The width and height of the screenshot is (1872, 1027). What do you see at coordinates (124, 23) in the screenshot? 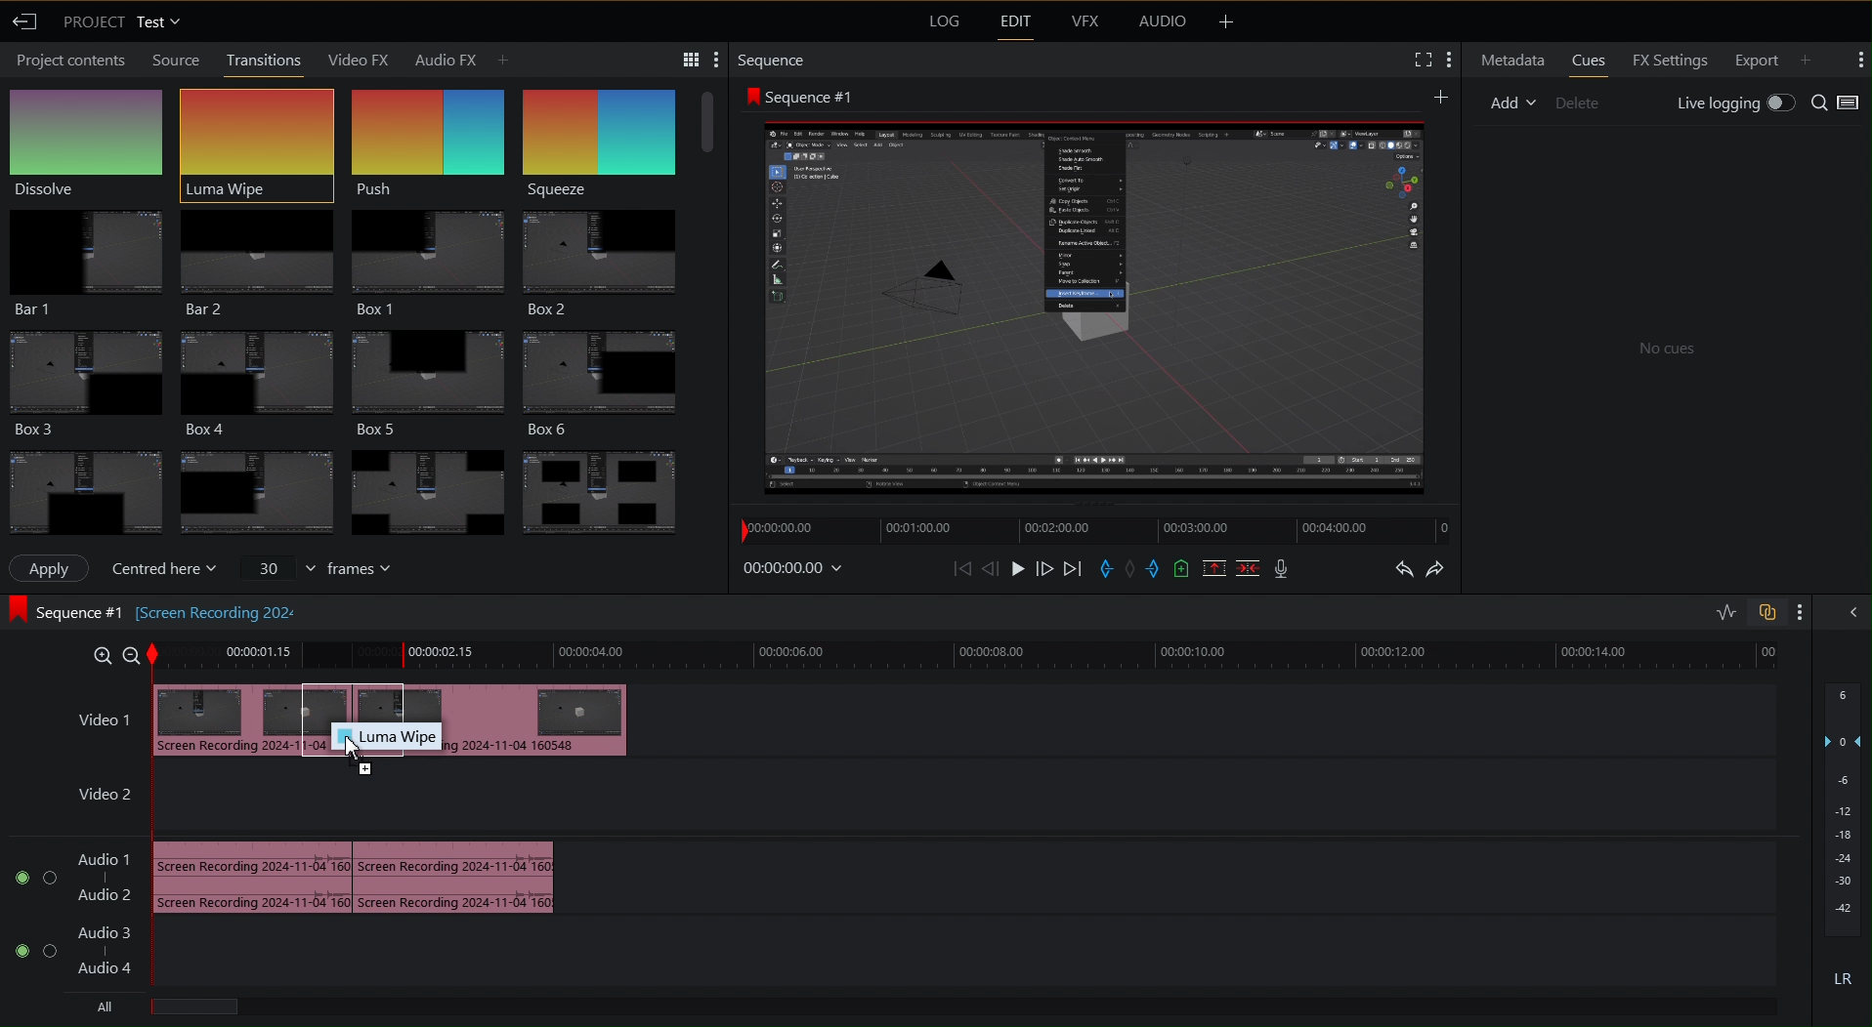
I see `Project Test` at bounding box center [124, 23].